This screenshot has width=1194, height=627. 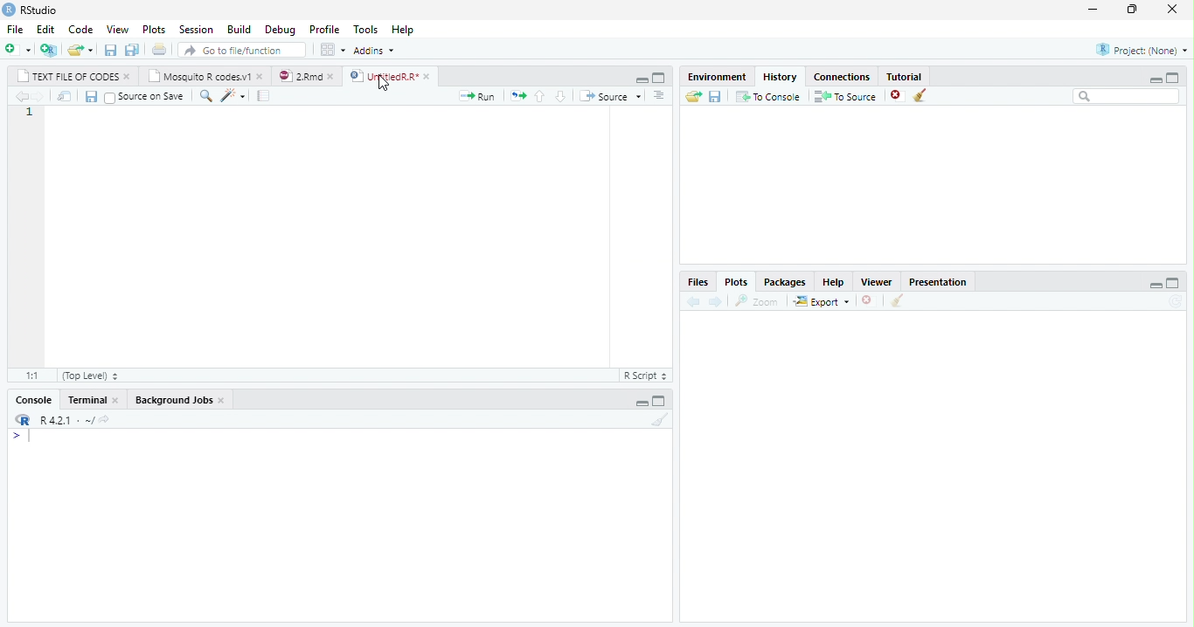 I want to click on packages, so click(x=785, y=280).